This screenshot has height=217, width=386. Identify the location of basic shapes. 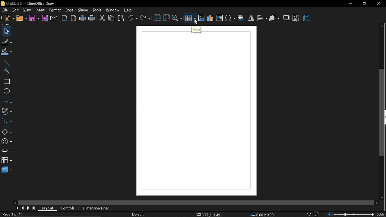
(7, 132).